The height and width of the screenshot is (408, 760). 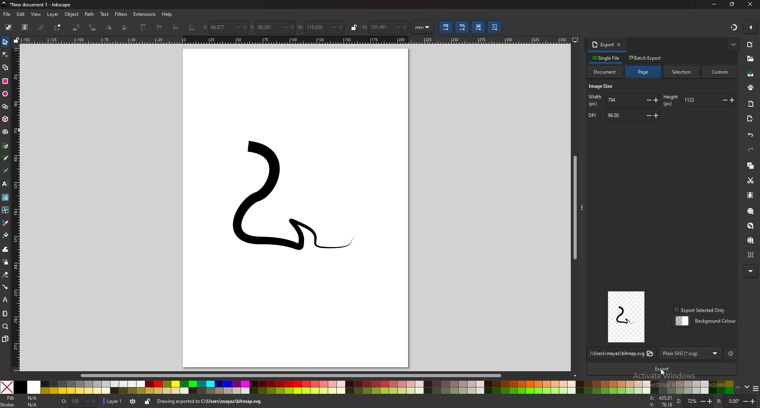 What do you see at coordinates (751, 180) in the screenshot?
I see `cut` at bounding box center [751, 180].